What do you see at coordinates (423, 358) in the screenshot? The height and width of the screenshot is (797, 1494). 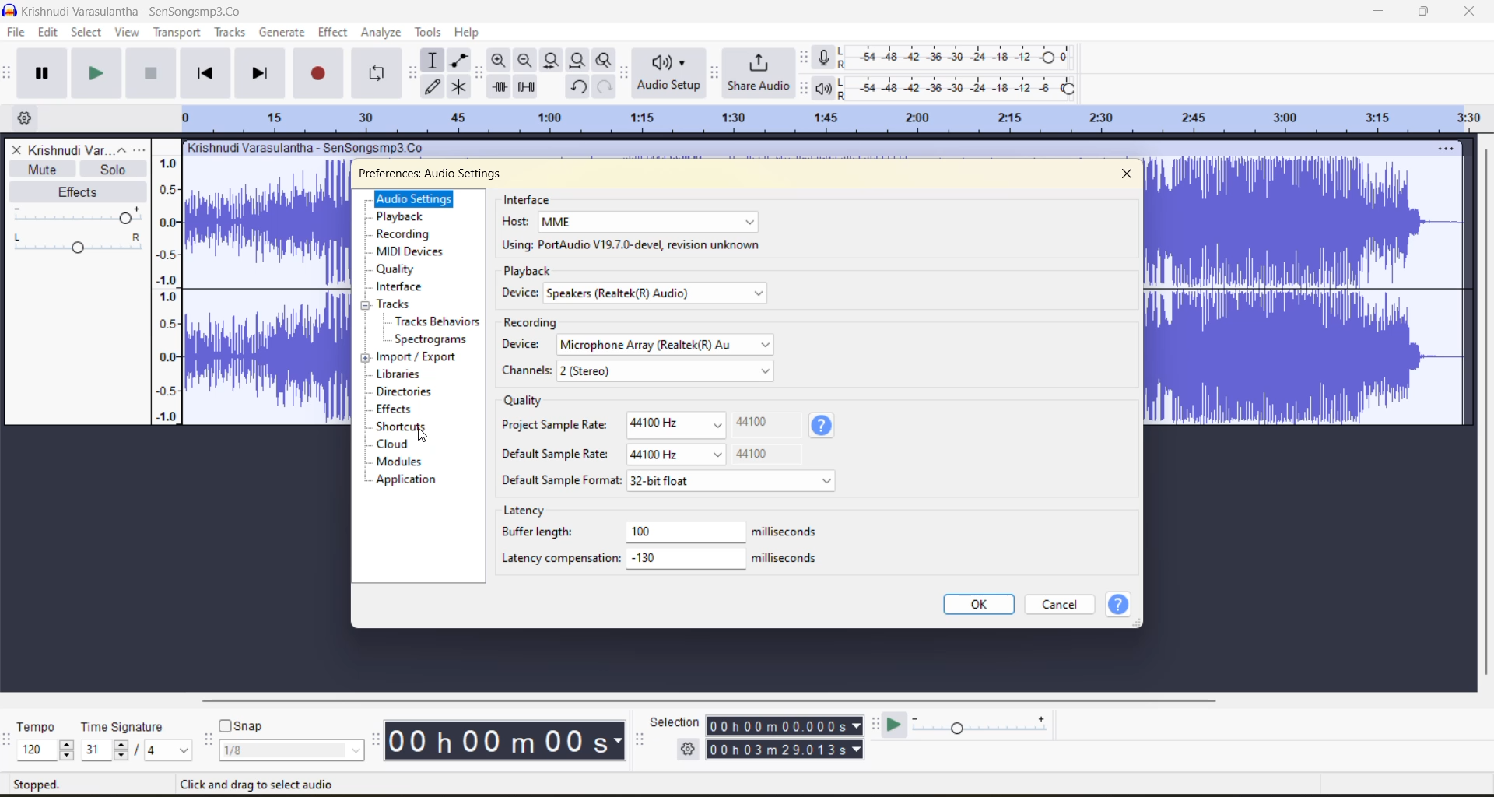 I see `import/export` at bounding box center [423, 358].